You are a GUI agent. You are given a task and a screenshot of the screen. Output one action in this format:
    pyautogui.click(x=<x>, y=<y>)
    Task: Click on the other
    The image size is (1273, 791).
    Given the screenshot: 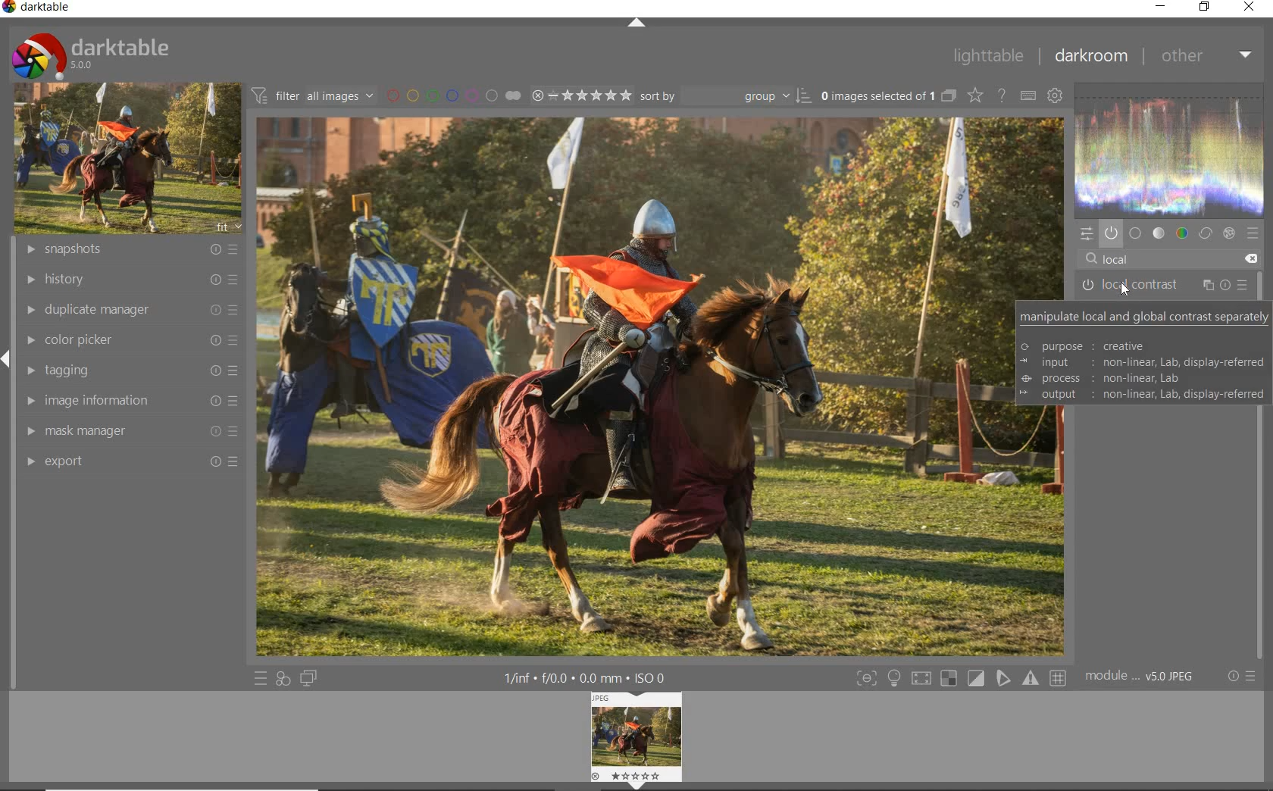 What is the action you would take?
    pyautogui.click(x=1207, y=57)
    